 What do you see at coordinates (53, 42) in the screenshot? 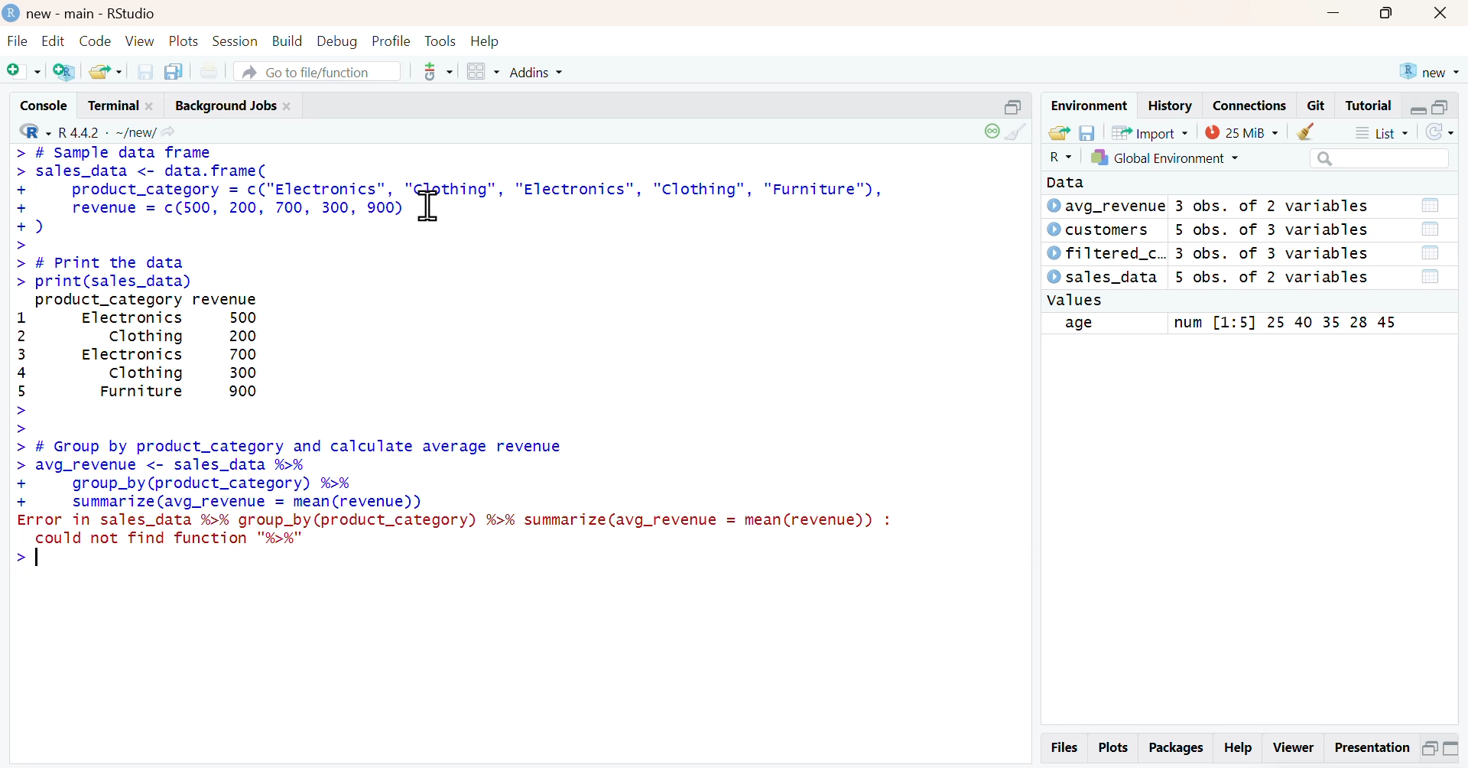
I see `Edit` at bounding box center [53, 42].